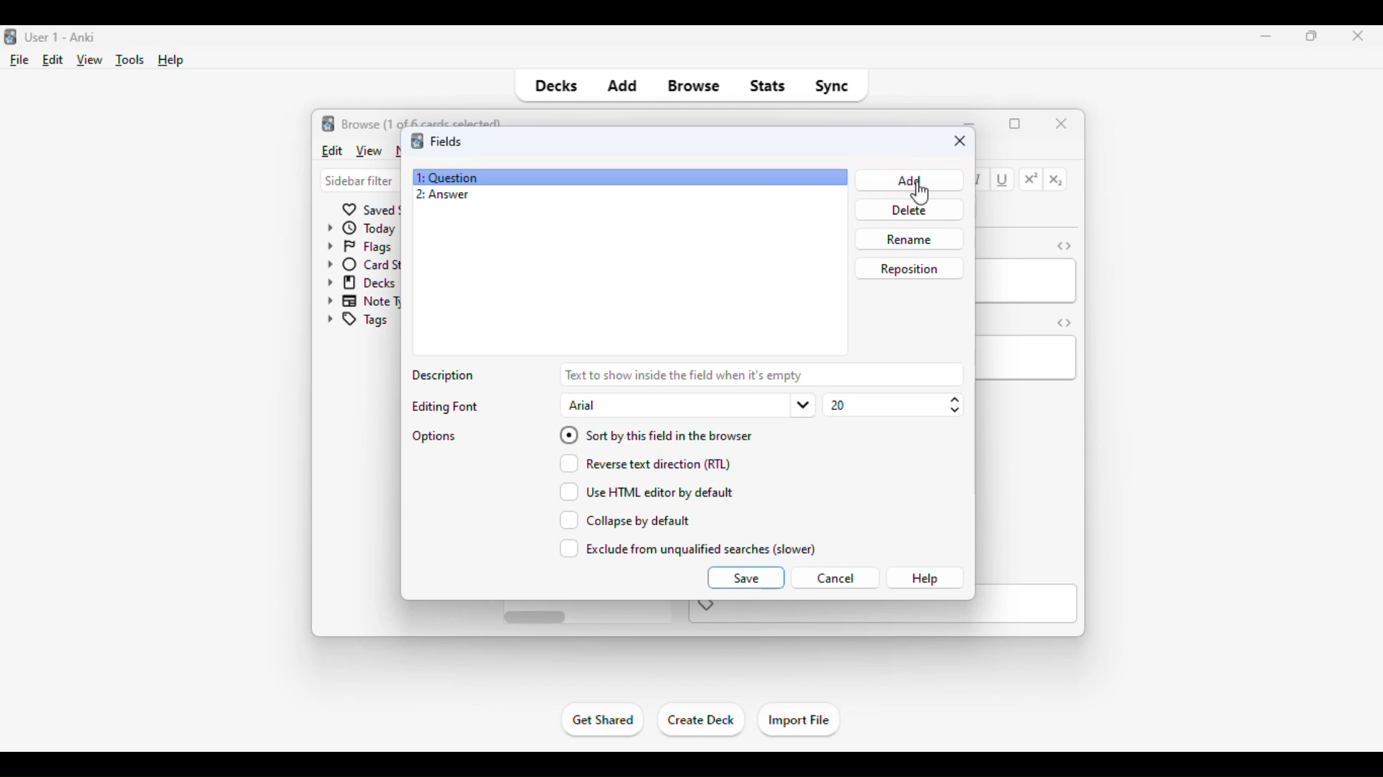  I want to click on exclude from unqualified searches (slower), so click(689, 548).